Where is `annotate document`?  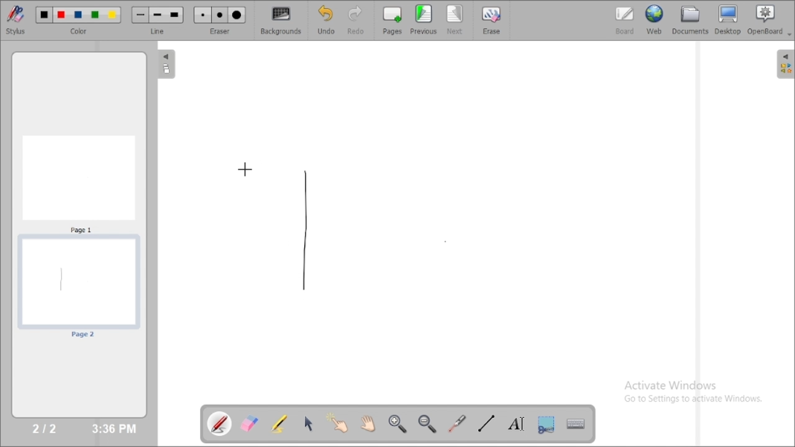
annotate document is located at coordinates (220, 423).